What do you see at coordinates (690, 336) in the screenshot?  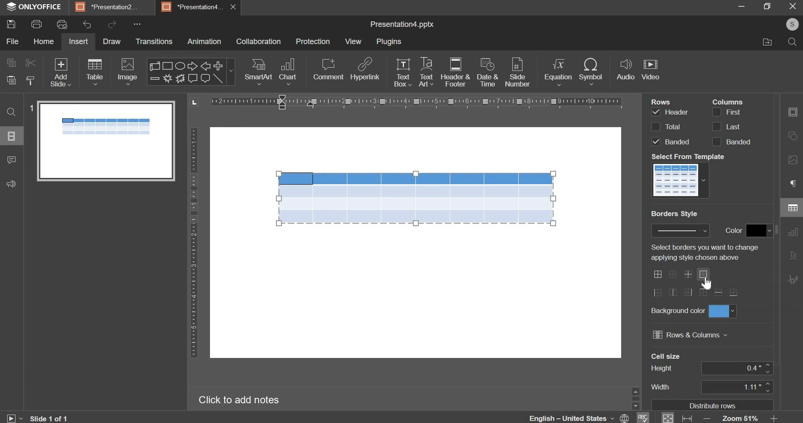 I see `rows & columns` at bounding box center [690, 336].